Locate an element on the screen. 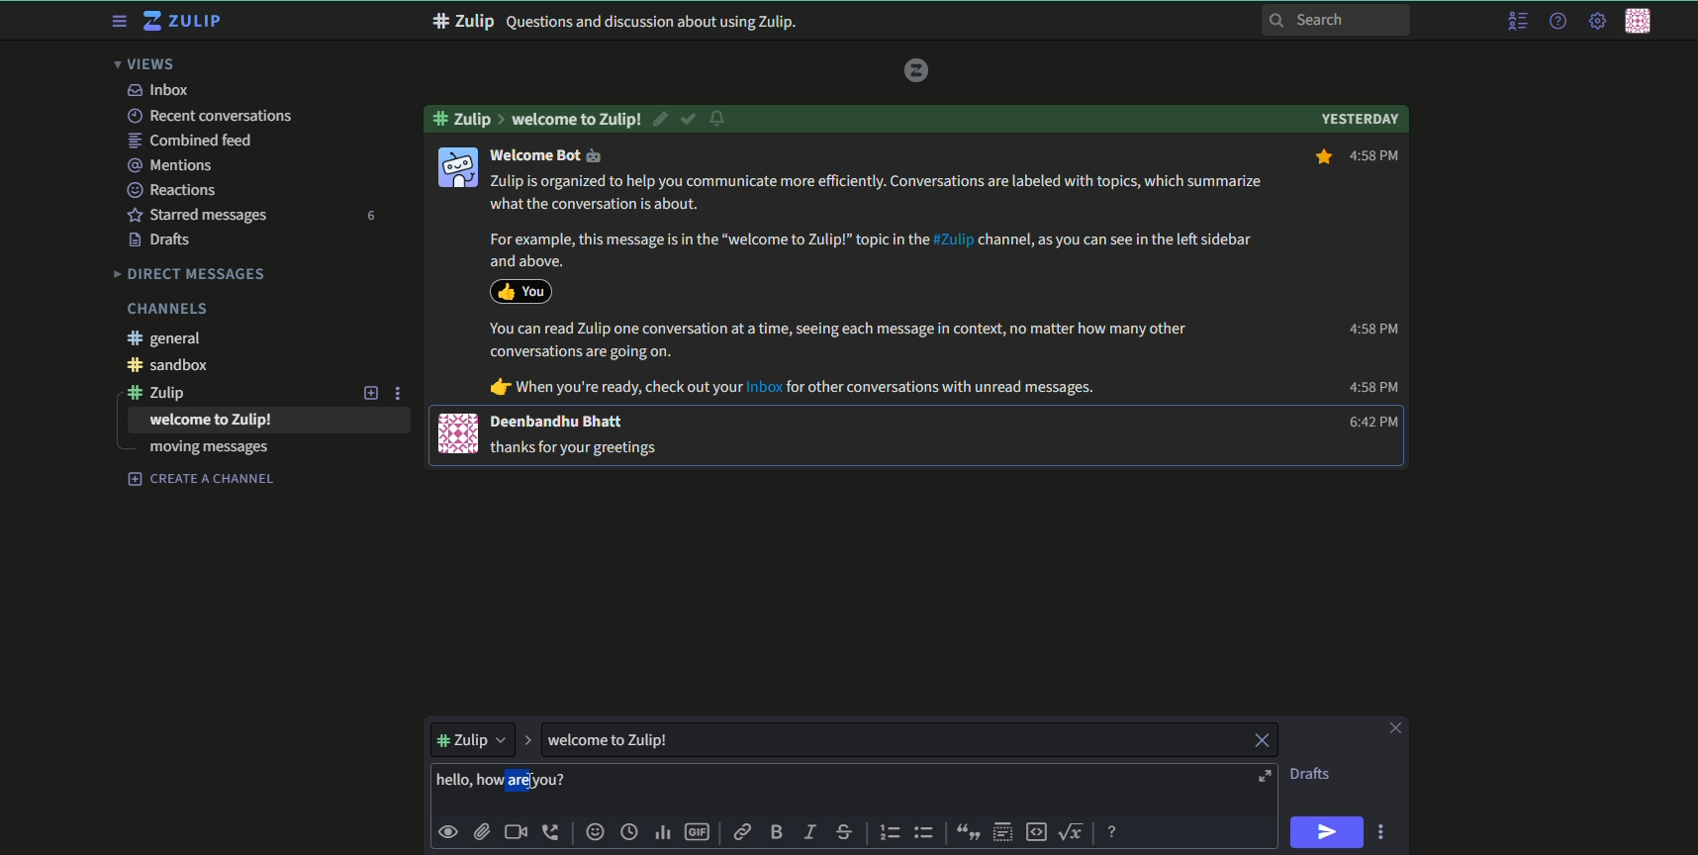 This screenshot has width=1698, height=855. send is located at coordinates (1328, 832).